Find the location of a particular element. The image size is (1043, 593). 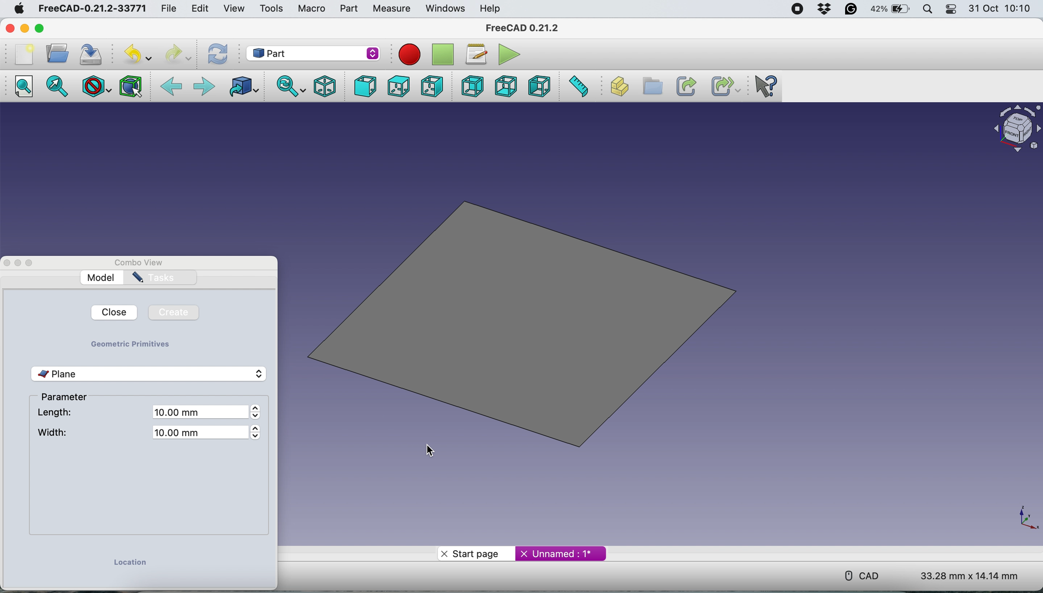

Forward is located at coordinates (205, 86).